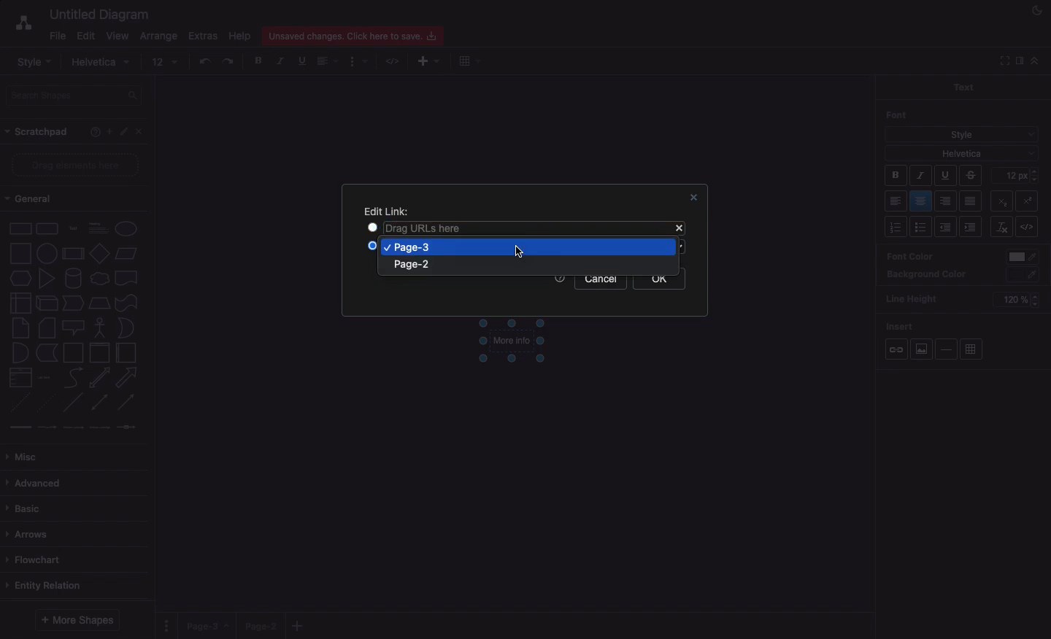 This screenshot has height=639, width=1051. What do you see at coordinates (47, 327) in the screenshot?
I see `card` at bounding box center [47, 327].